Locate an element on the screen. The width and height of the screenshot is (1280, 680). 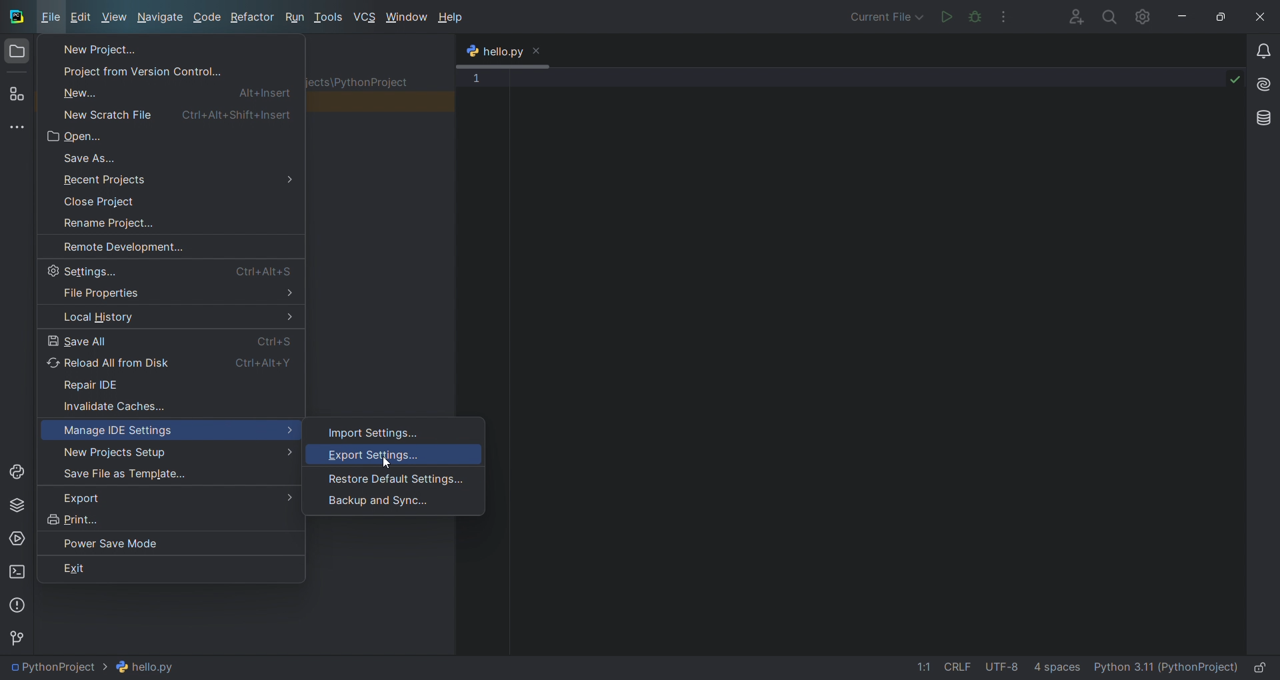
search is located at coordinates (1108, 16).